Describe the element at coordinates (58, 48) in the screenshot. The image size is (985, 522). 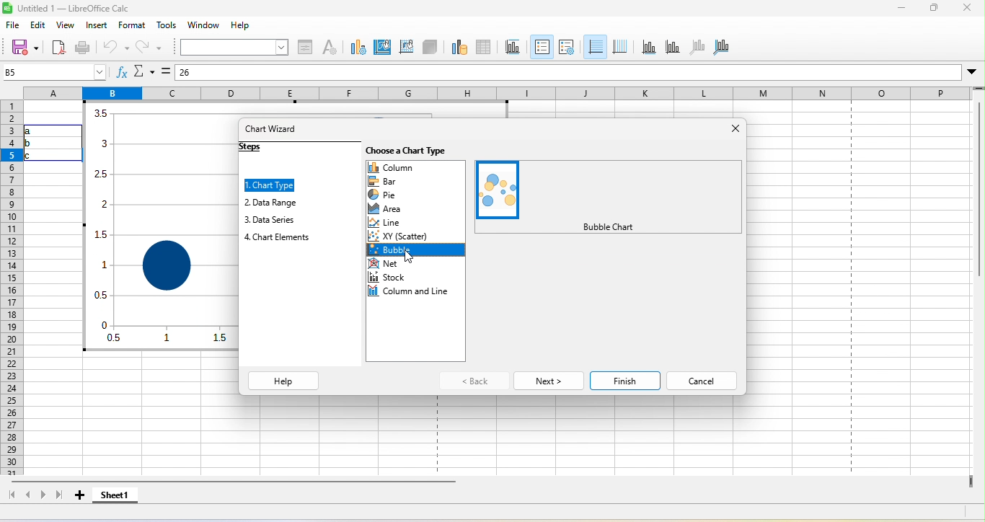
I see `export directly as pf` at that location.